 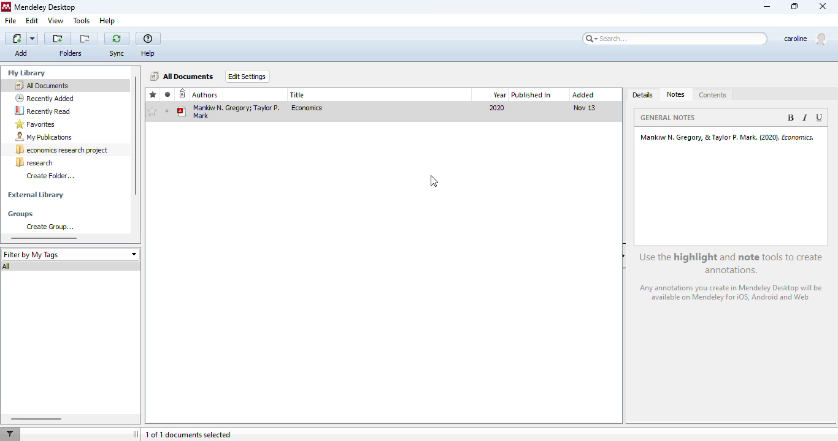 What do you see at coordinates (497, 108) in the screenshot?
I see `2020` at bounding box center [497, 108].